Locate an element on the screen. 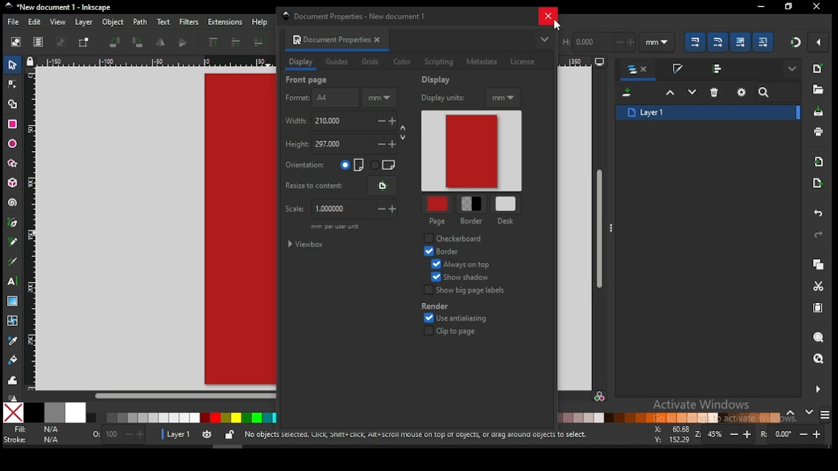  display is located at coordinates (438, 80).